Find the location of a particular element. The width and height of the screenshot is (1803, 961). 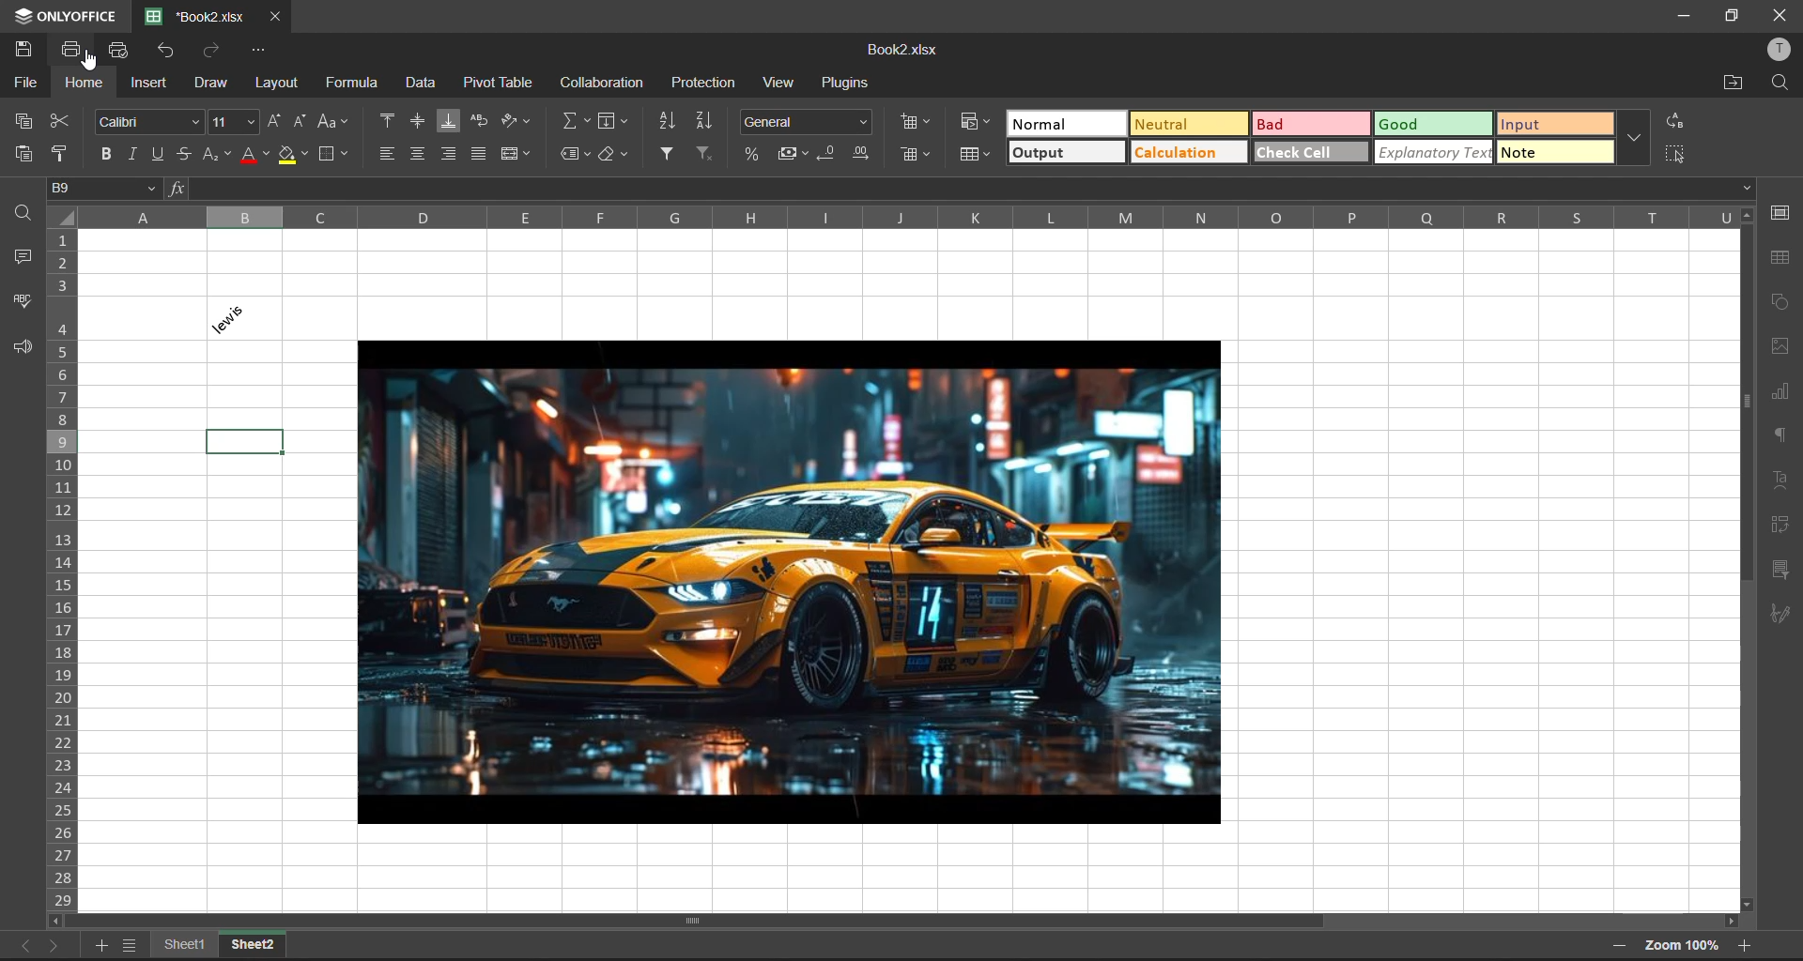

home is located at coordinates (87, 81).